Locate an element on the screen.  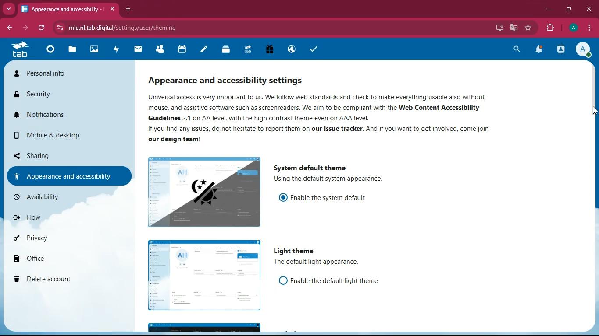
security is located at coordinates (60, 94).